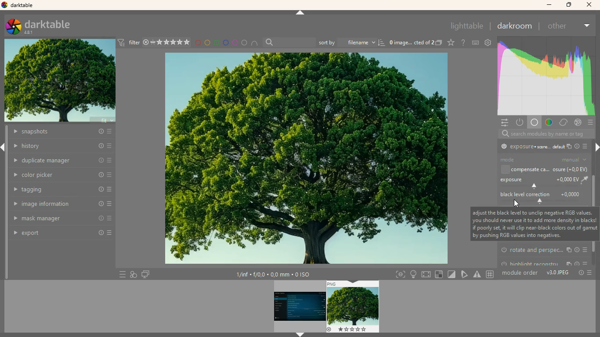 The height and width of the screenshot is (337, 600). I want to click on sort by filename, so click(351, 43).